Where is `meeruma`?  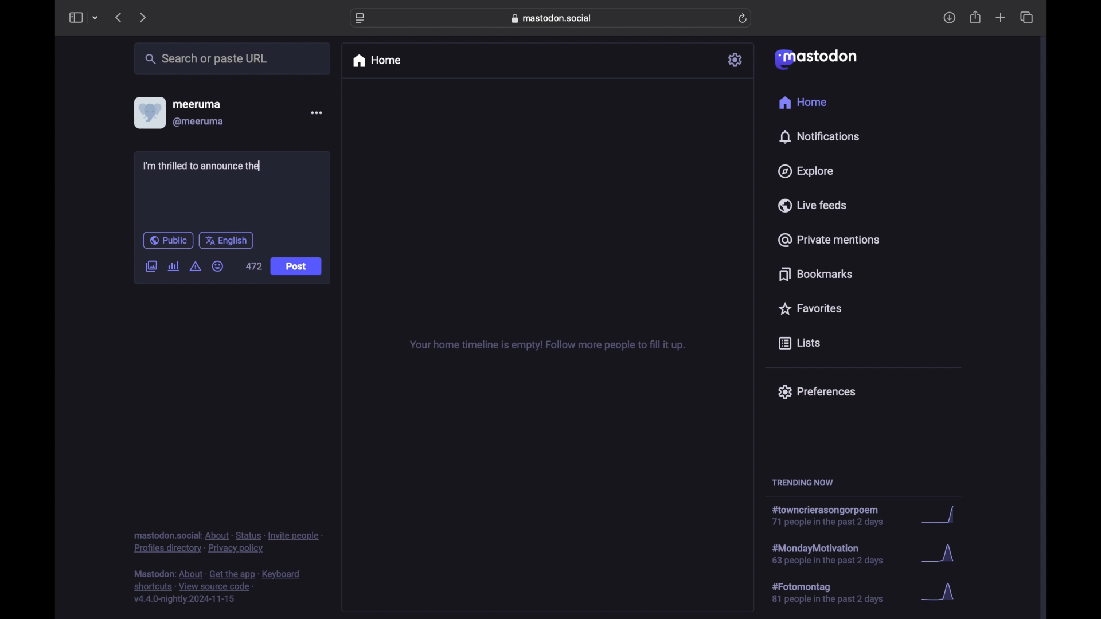 meeruma is located at coordinates (197, 104).